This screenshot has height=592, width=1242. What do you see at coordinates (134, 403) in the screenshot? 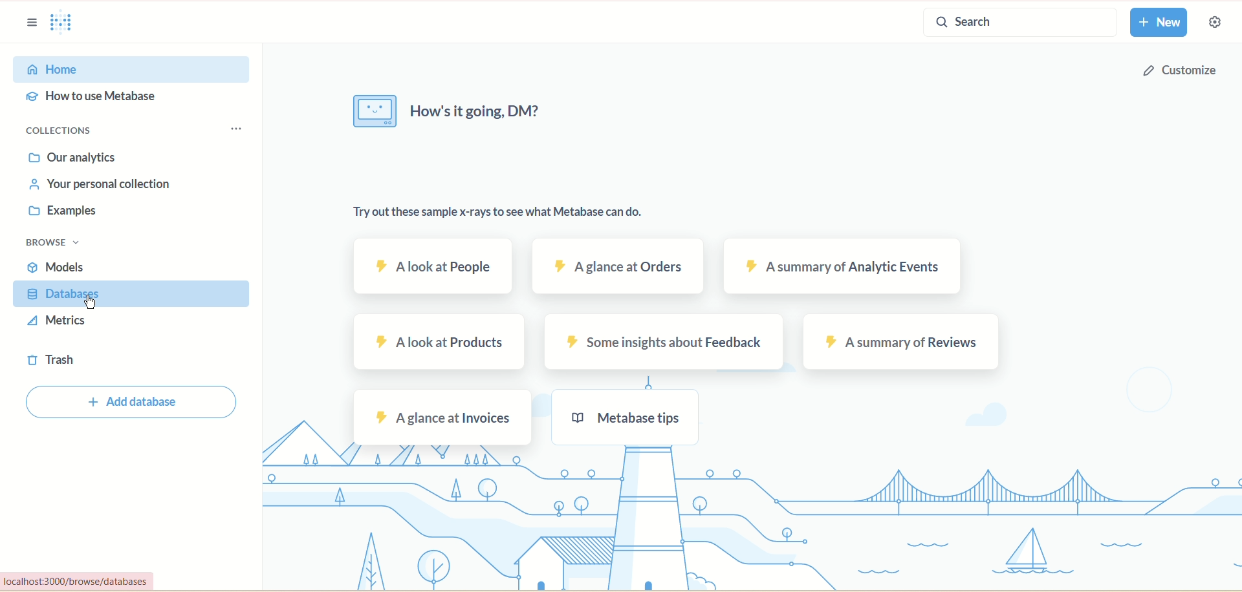
I see `add database` at bounding box center [134, 403].